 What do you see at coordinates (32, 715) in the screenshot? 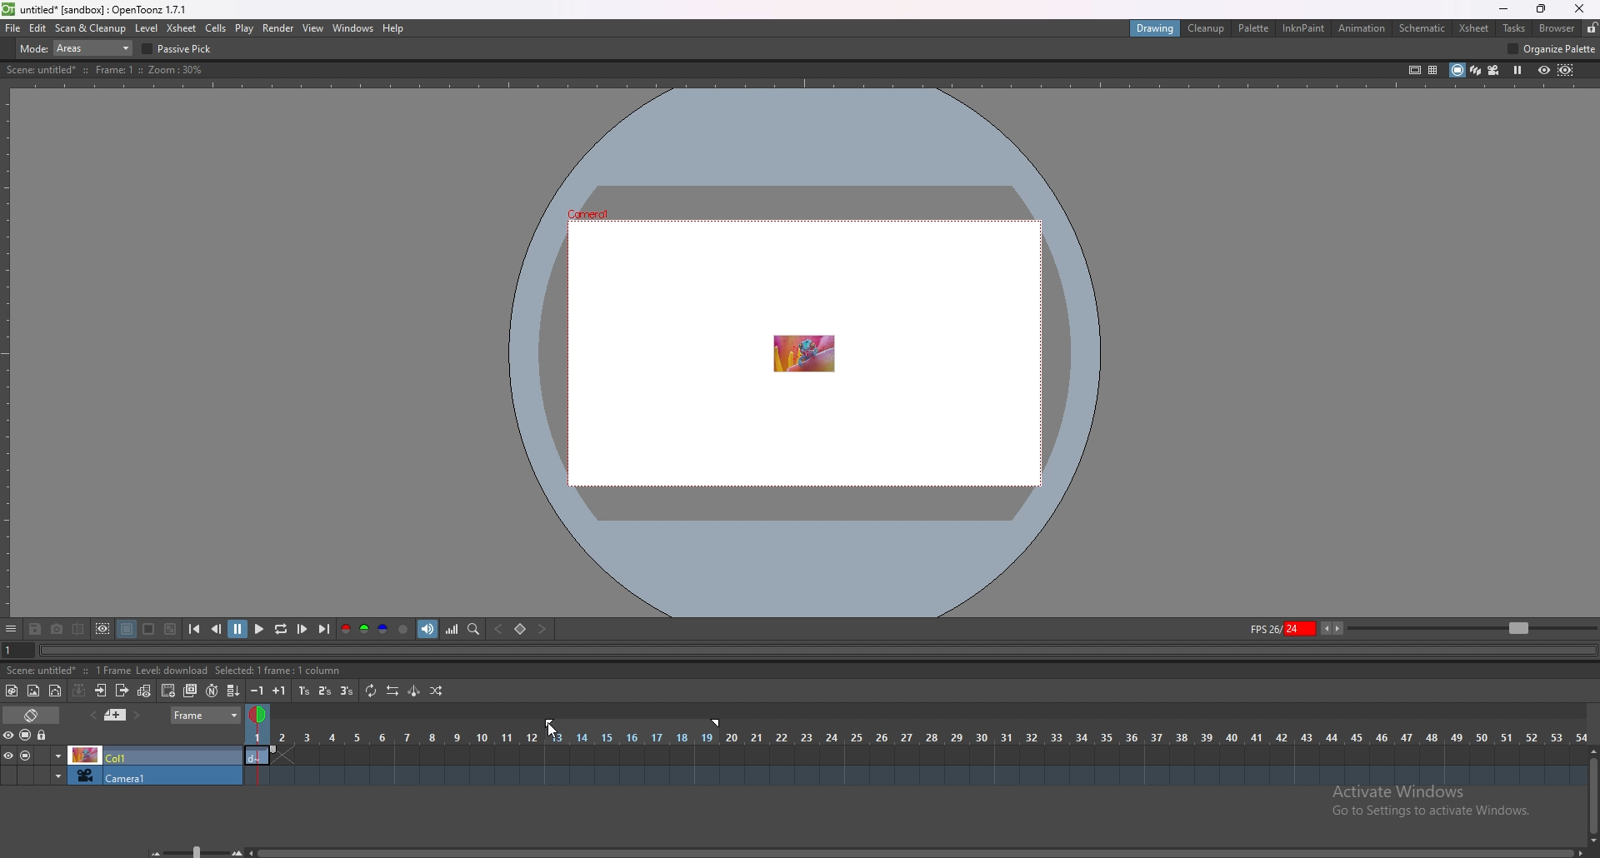
I see `toggle timeline` at bounding box center [32, 715].